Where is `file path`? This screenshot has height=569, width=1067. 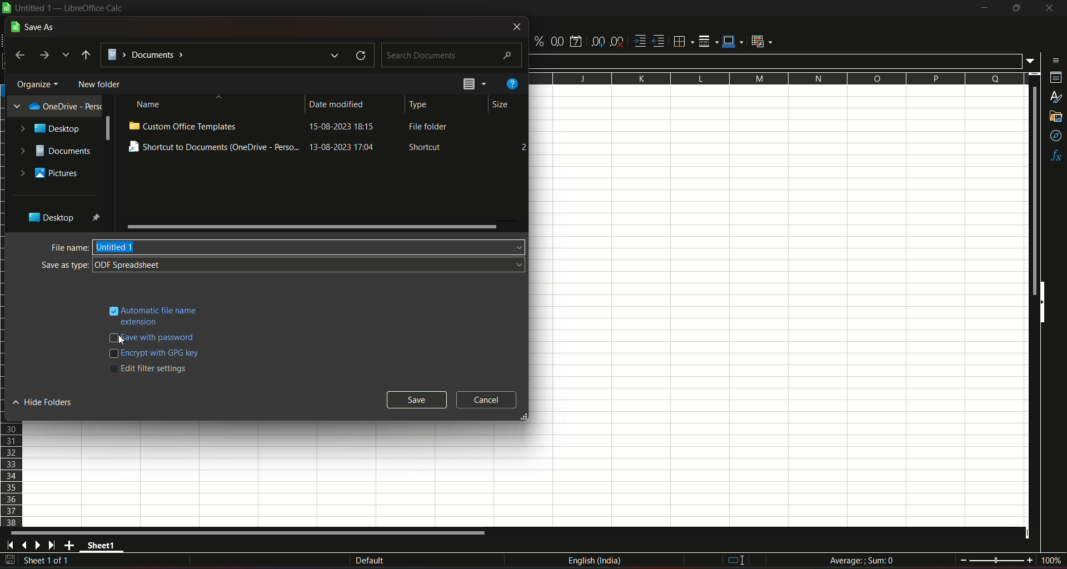
file path is located at coordinates (223, 56).